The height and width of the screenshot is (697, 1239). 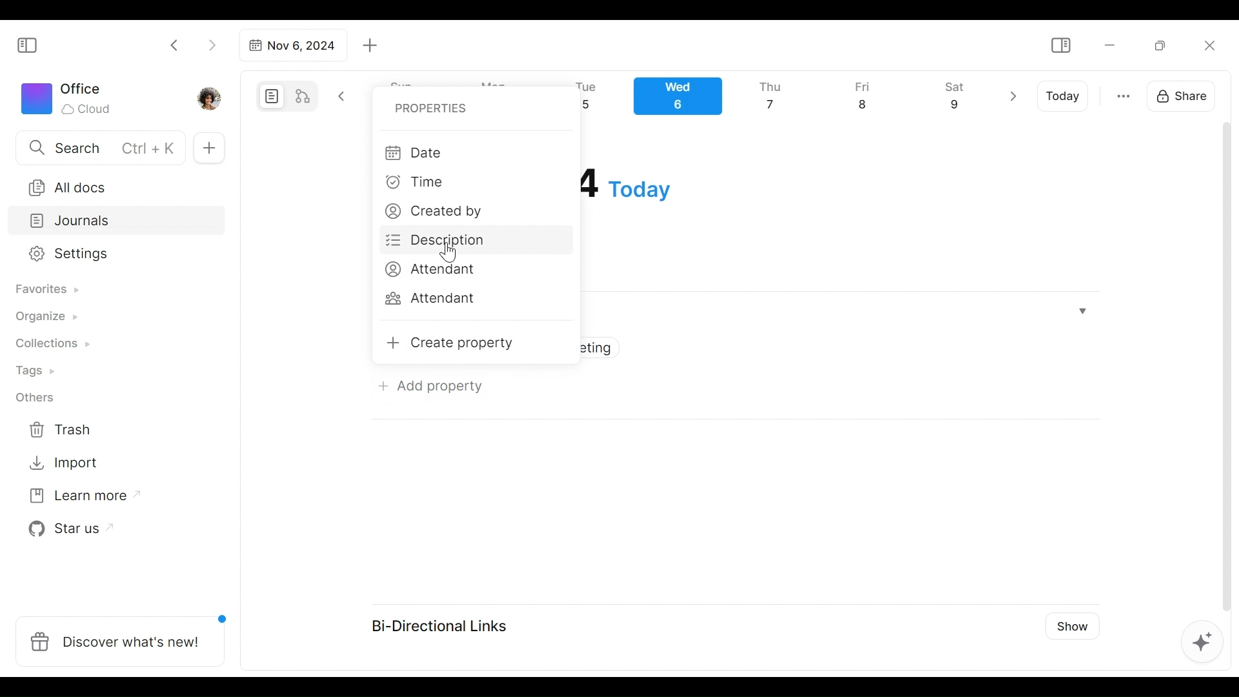 What do you see at coordinates (1123, 95) in the screenshot?
I see `more otions` at bounding box center [1123, 95].